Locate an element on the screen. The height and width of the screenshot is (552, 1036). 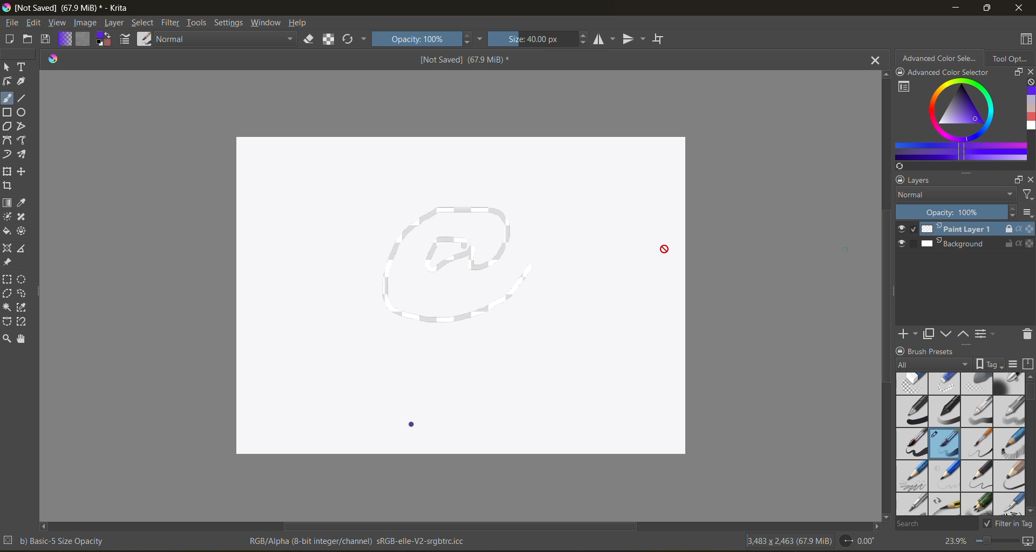
square is located at coordinates (6, 112).